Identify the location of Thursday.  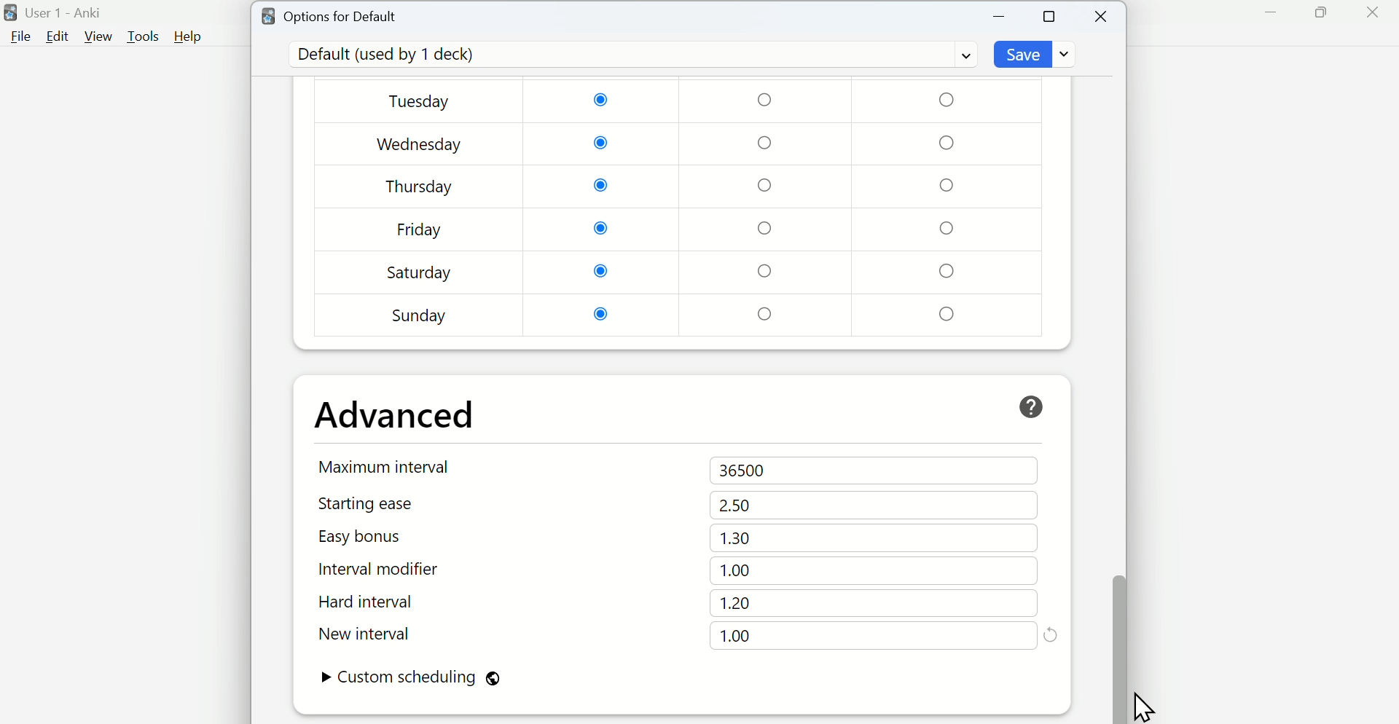
(420, 186).